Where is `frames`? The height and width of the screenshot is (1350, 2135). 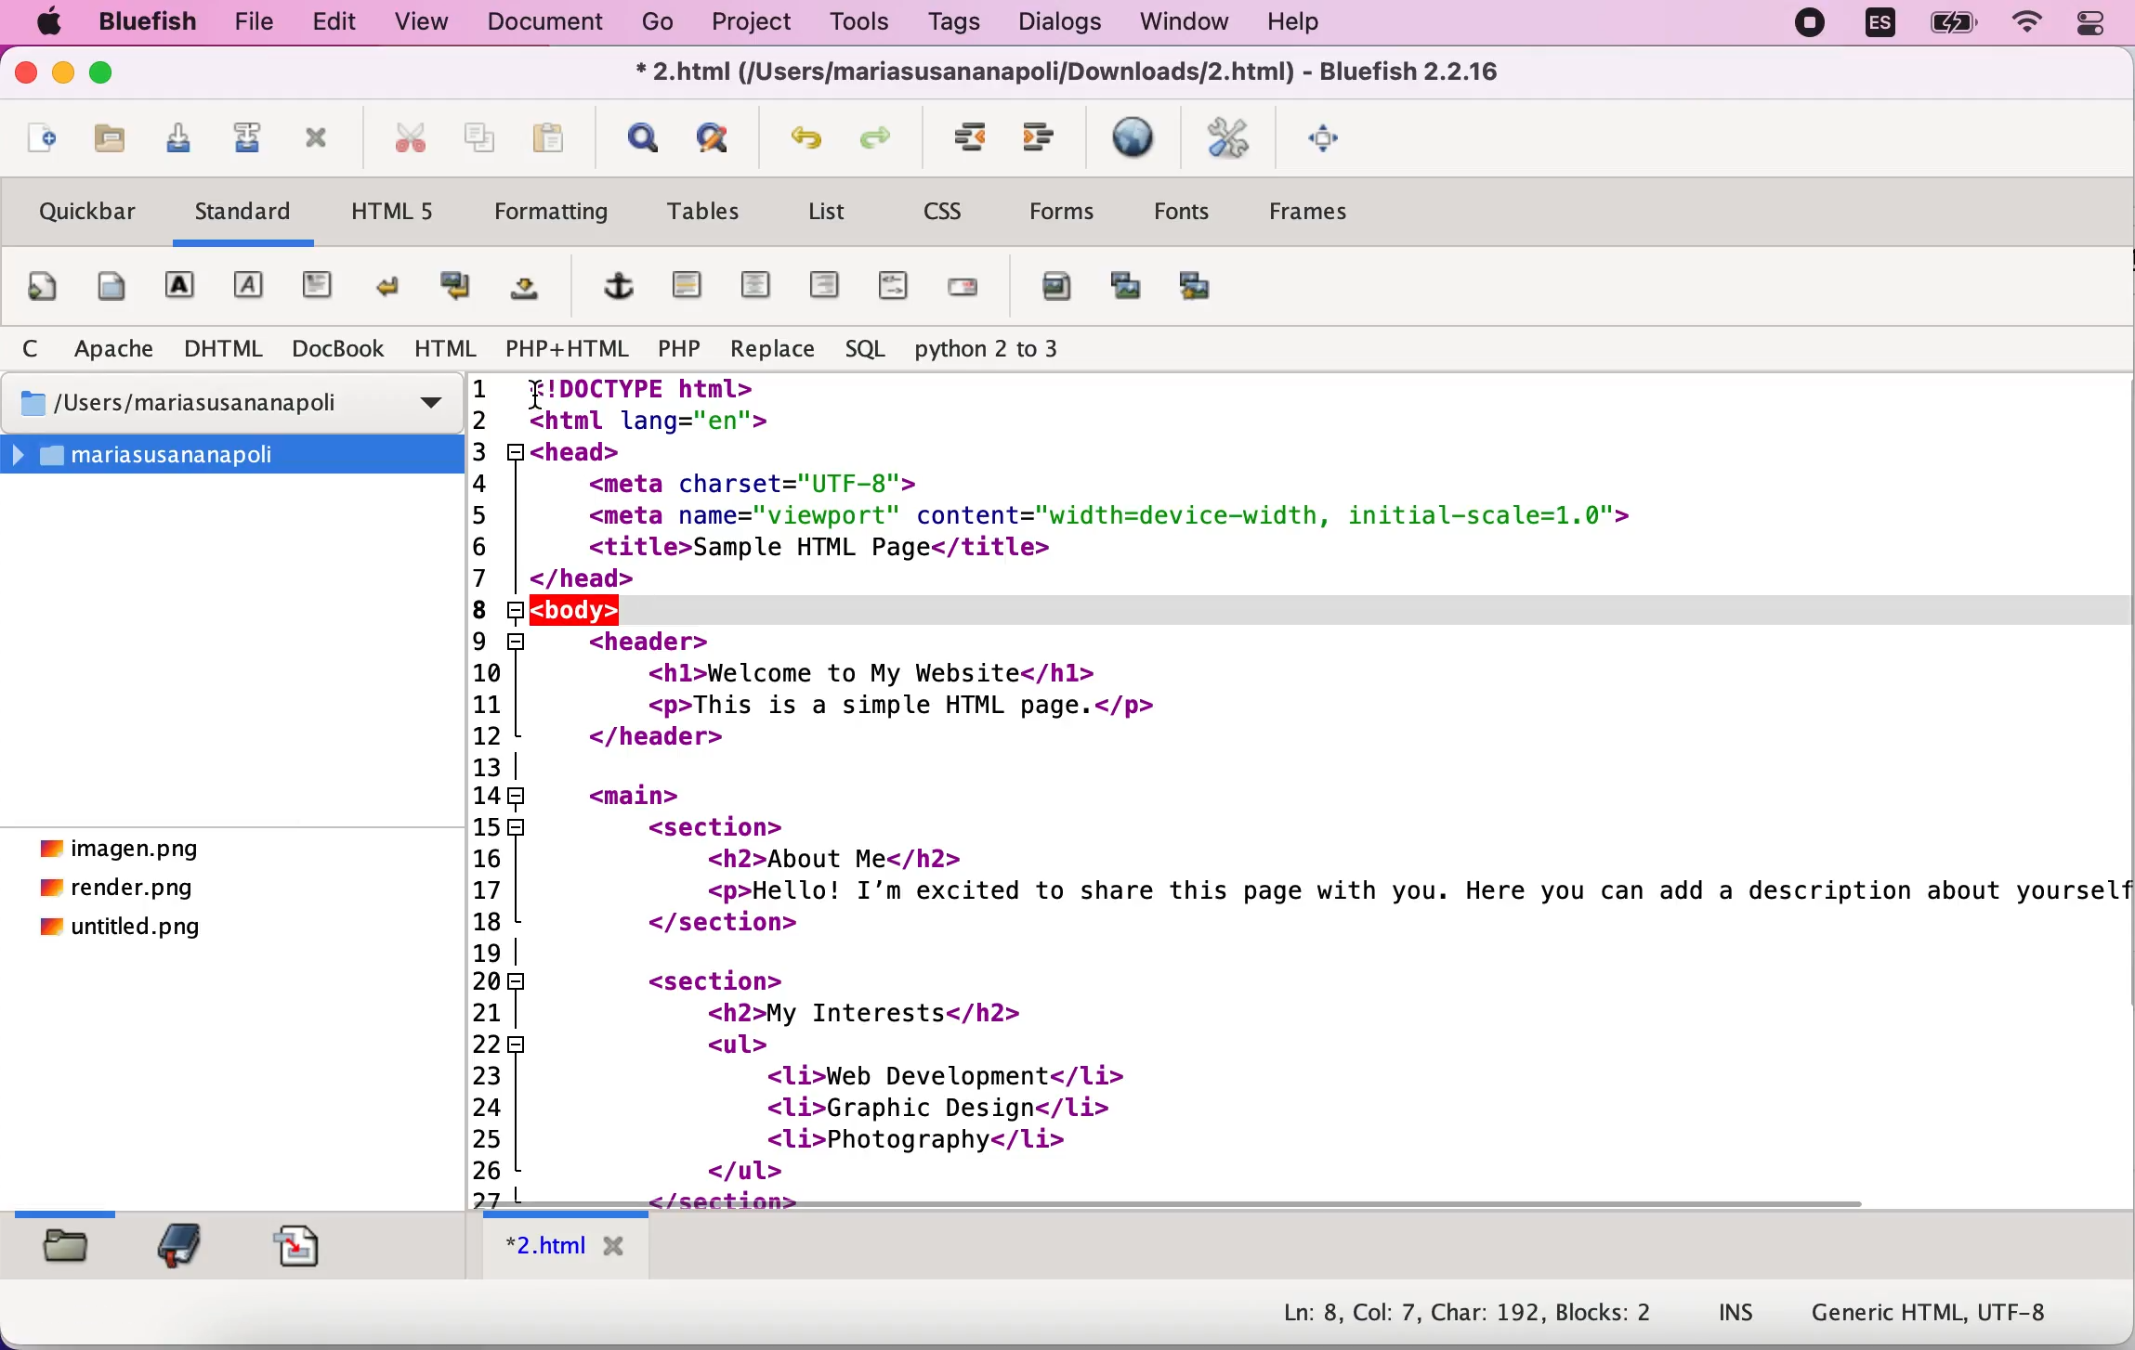
frames is located at coordinates (1329, 216).